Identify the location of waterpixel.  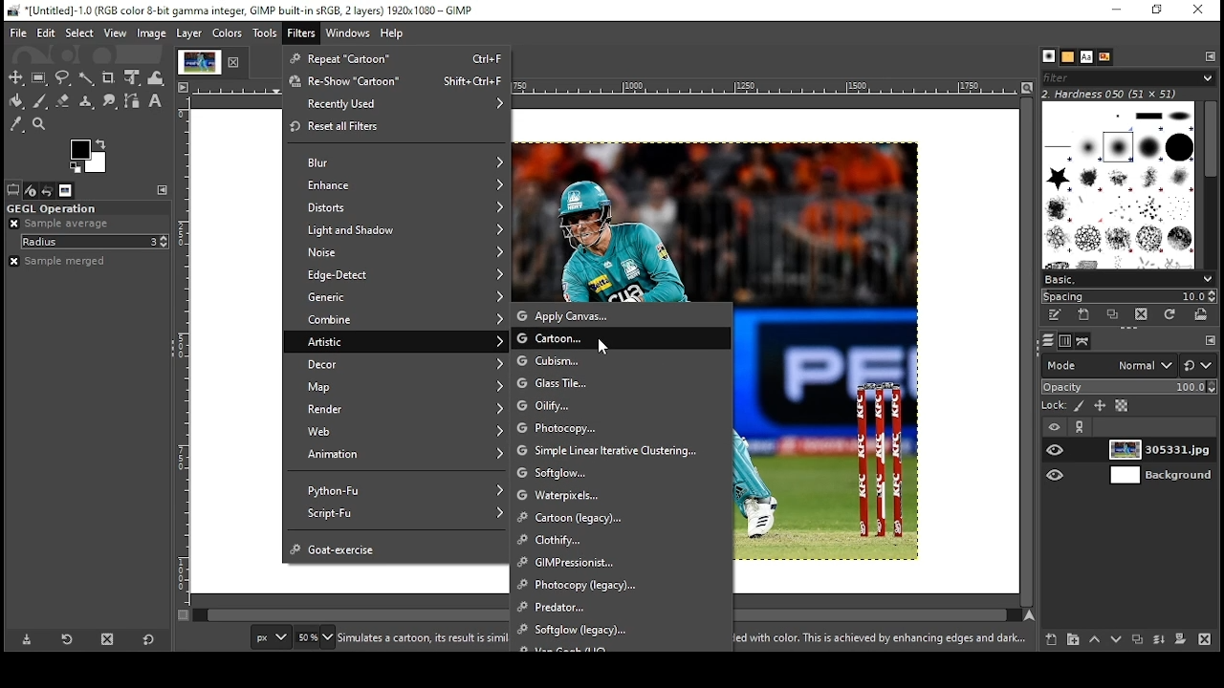
(620, 497).